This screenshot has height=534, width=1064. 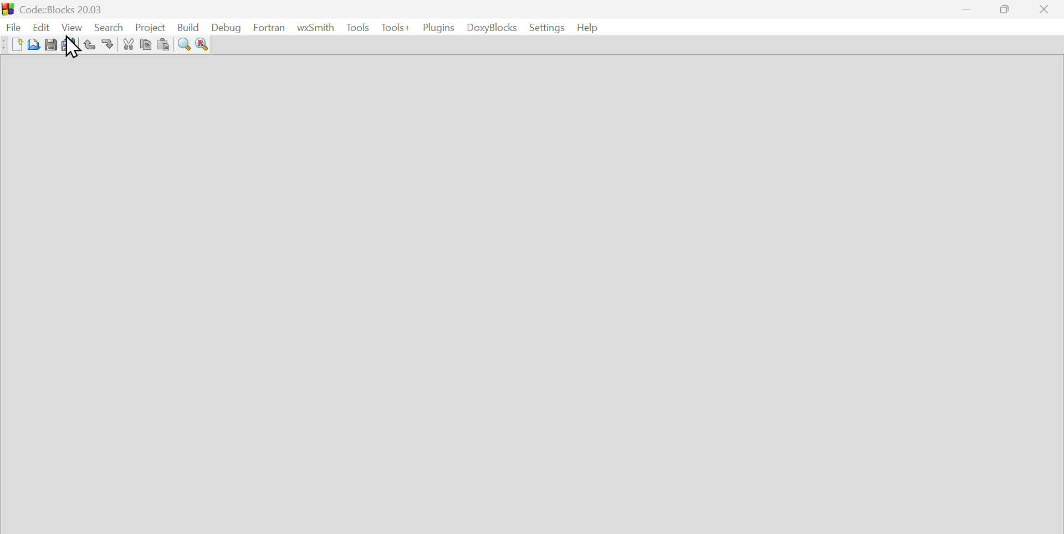 What do you see at coordinates (90, 44) in the screenshot?
I see `Undo` at bounding box center [90, 44].